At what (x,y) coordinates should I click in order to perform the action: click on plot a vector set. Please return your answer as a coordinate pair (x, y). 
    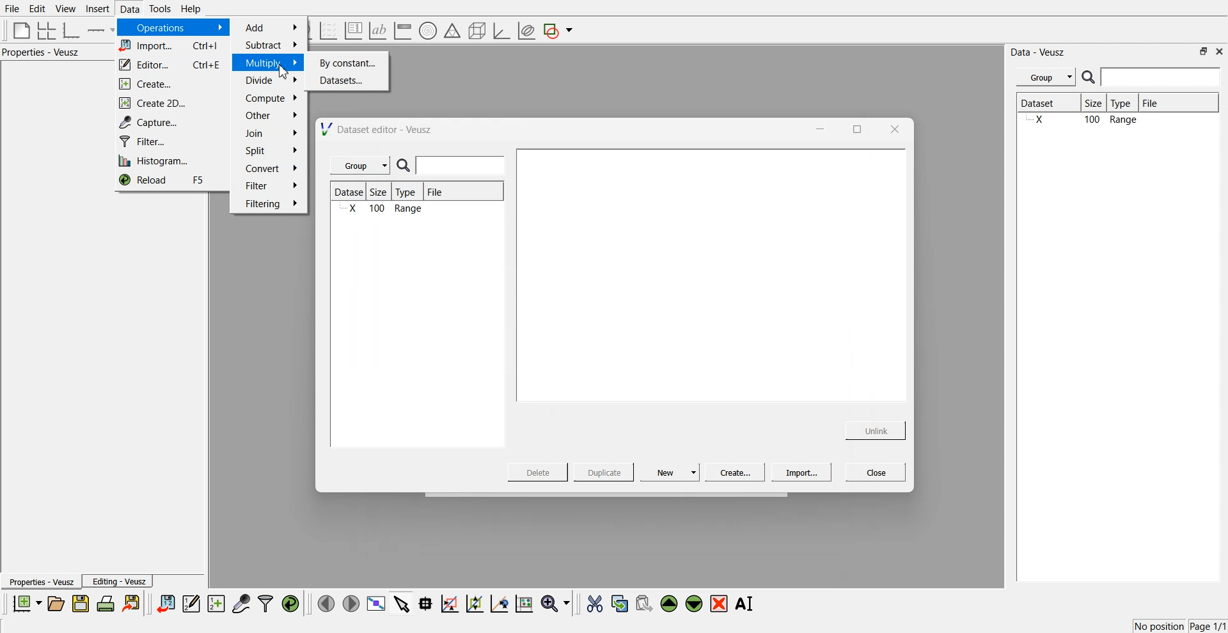
    Looking at the image, I should click on (329, 31).